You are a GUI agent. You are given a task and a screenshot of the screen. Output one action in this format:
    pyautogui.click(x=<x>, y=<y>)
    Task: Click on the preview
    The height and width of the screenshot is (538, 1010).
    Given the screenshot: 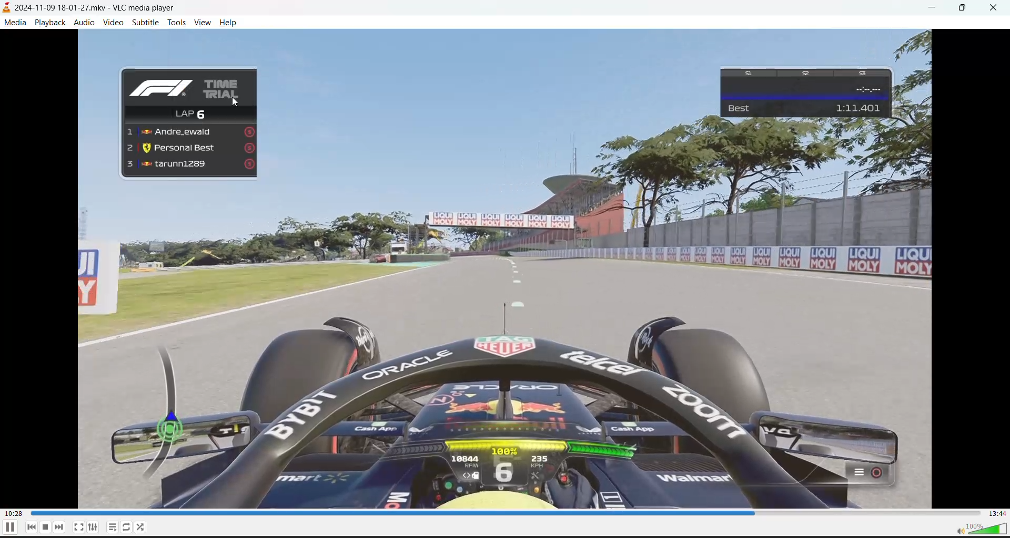 What is the action you would take?
    pyautogui.click(x=96, y=136)
    